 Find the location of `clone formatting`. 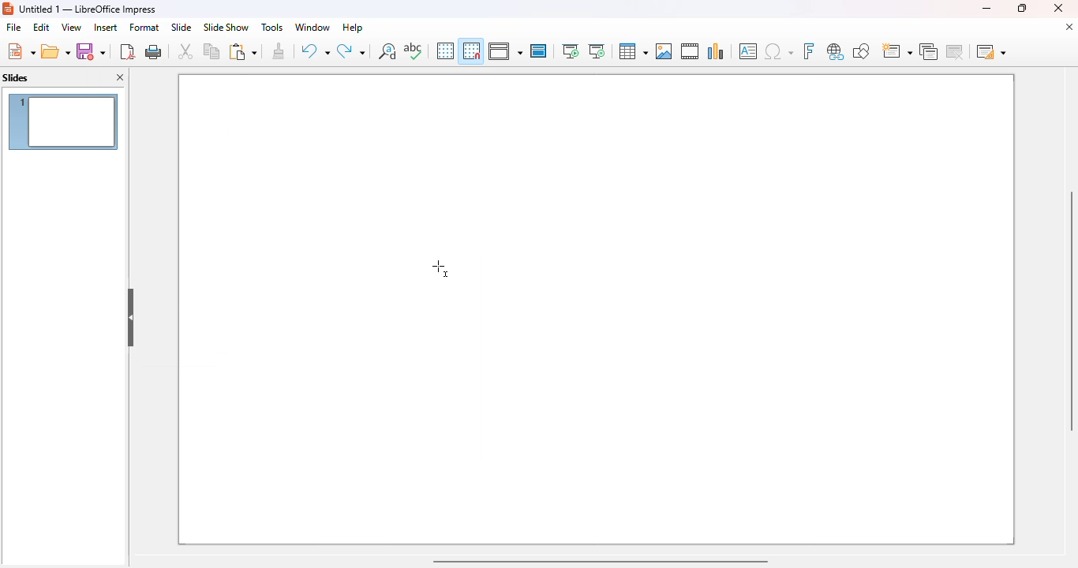

clone formatting is located at coordinates (279, 51).